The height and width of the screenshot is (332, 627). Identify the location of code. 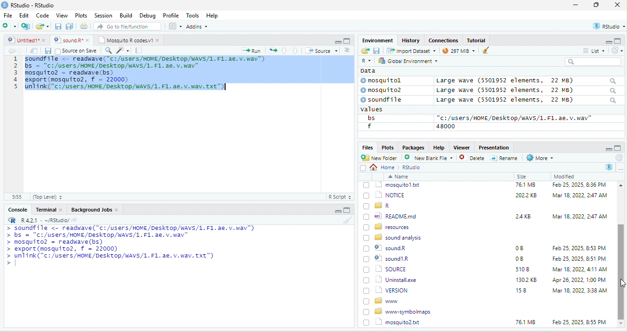
(147, 74).